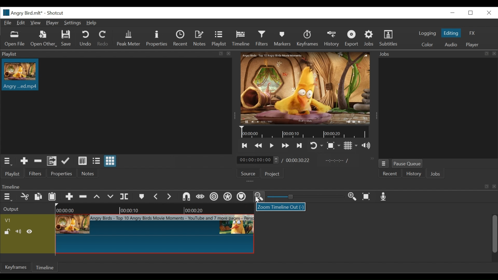 Image resolution: width=498 pixels, height=280 pixels. What do you see at coordinates (52, 23) in the screenshot?
I see `Player` at bounding box center [52, 23].